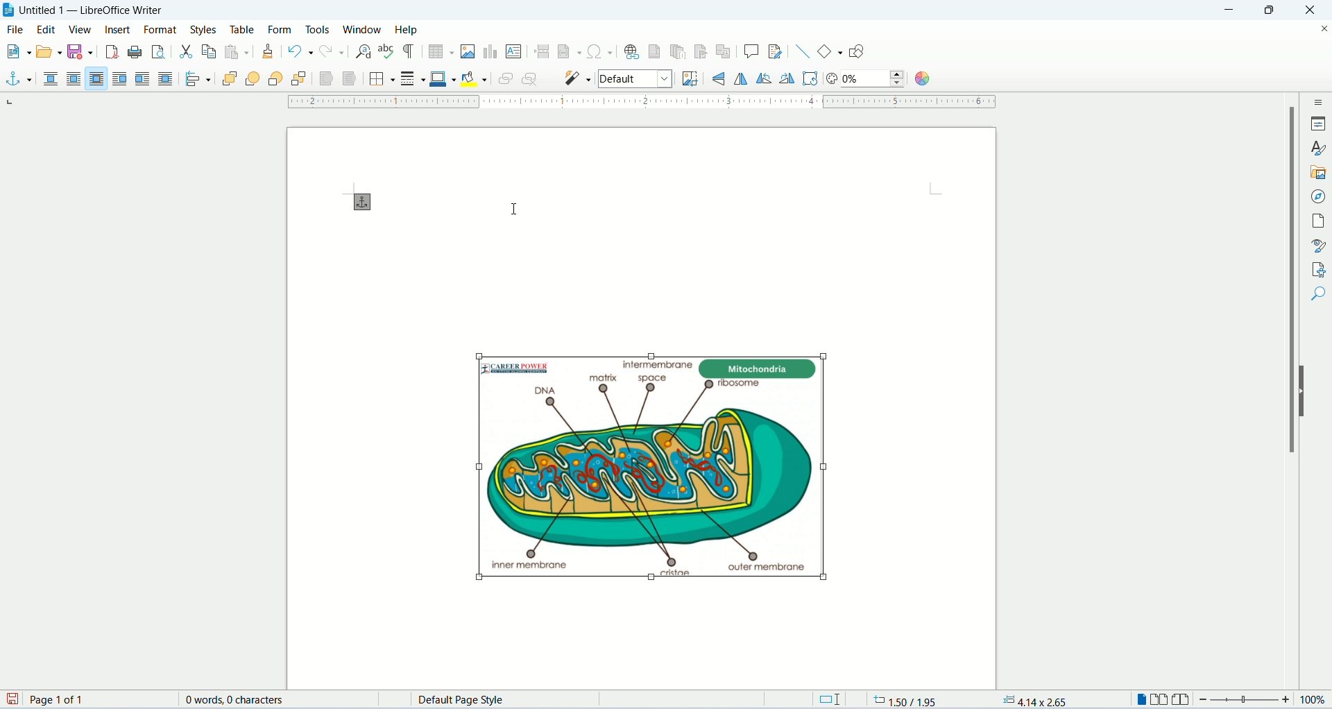 The width and height of the screenshot is (1332, 709). Describe the element at coordinates (1320, 101) in the screenshot. I see `sidebar settings` at that location.